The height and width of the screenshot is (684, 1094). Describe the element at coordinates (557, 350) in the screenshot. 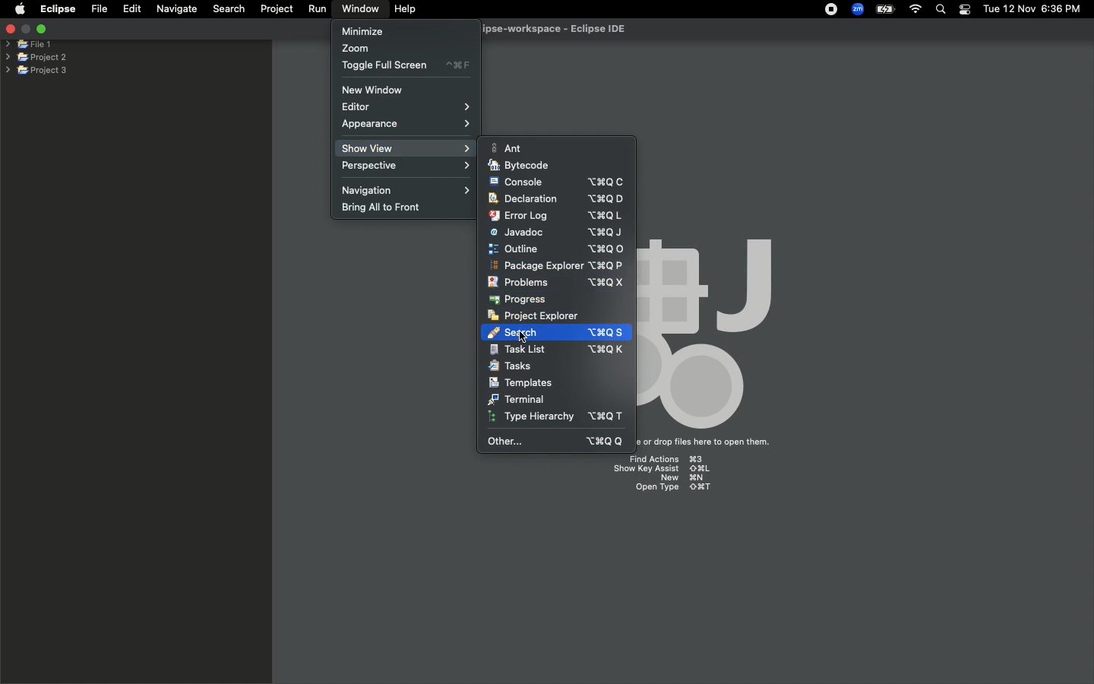

I see `Task list` at that location.